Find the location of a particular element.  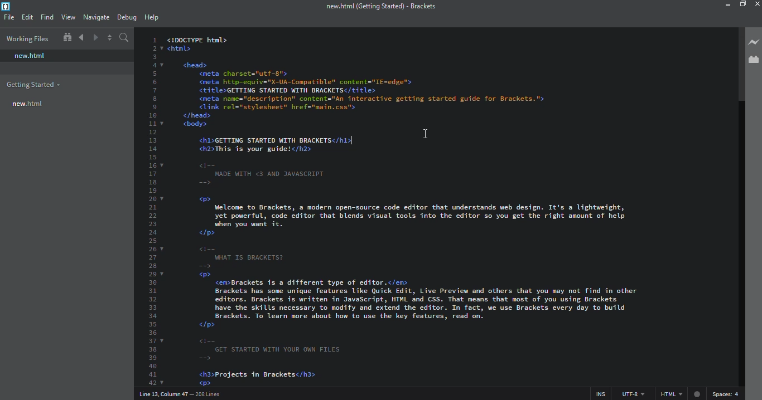

html is located at coordinates (679, 394).